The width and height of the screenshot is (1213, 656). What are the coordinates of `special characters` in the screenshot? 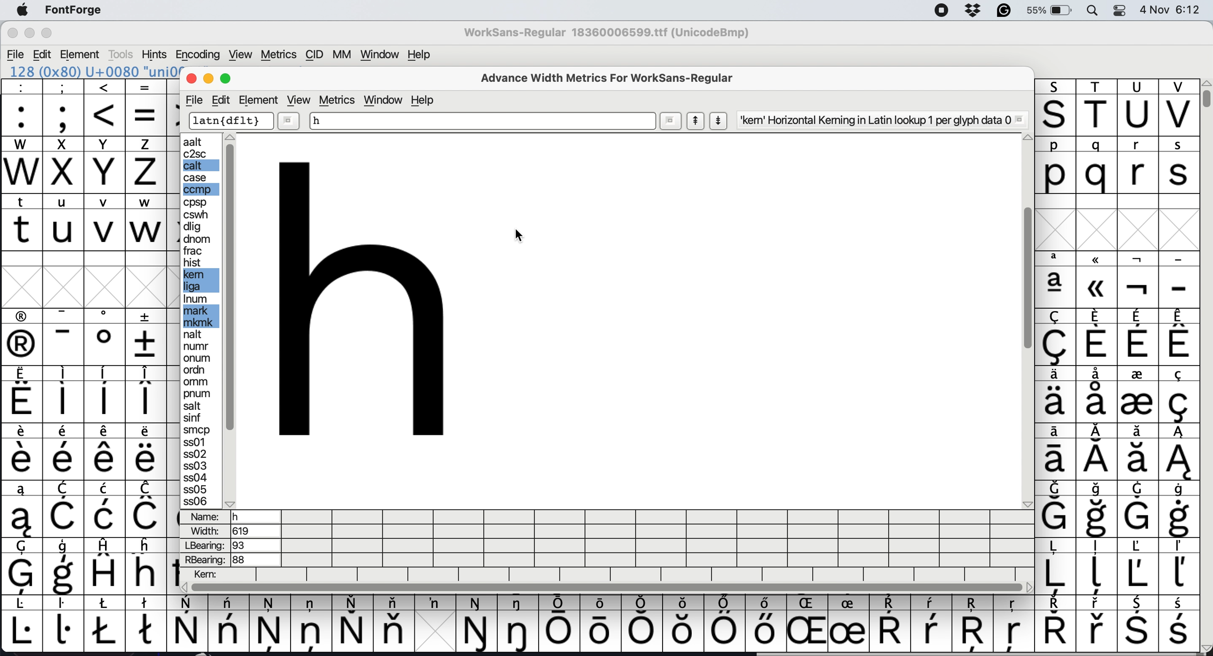 It's located at (1117, 401).